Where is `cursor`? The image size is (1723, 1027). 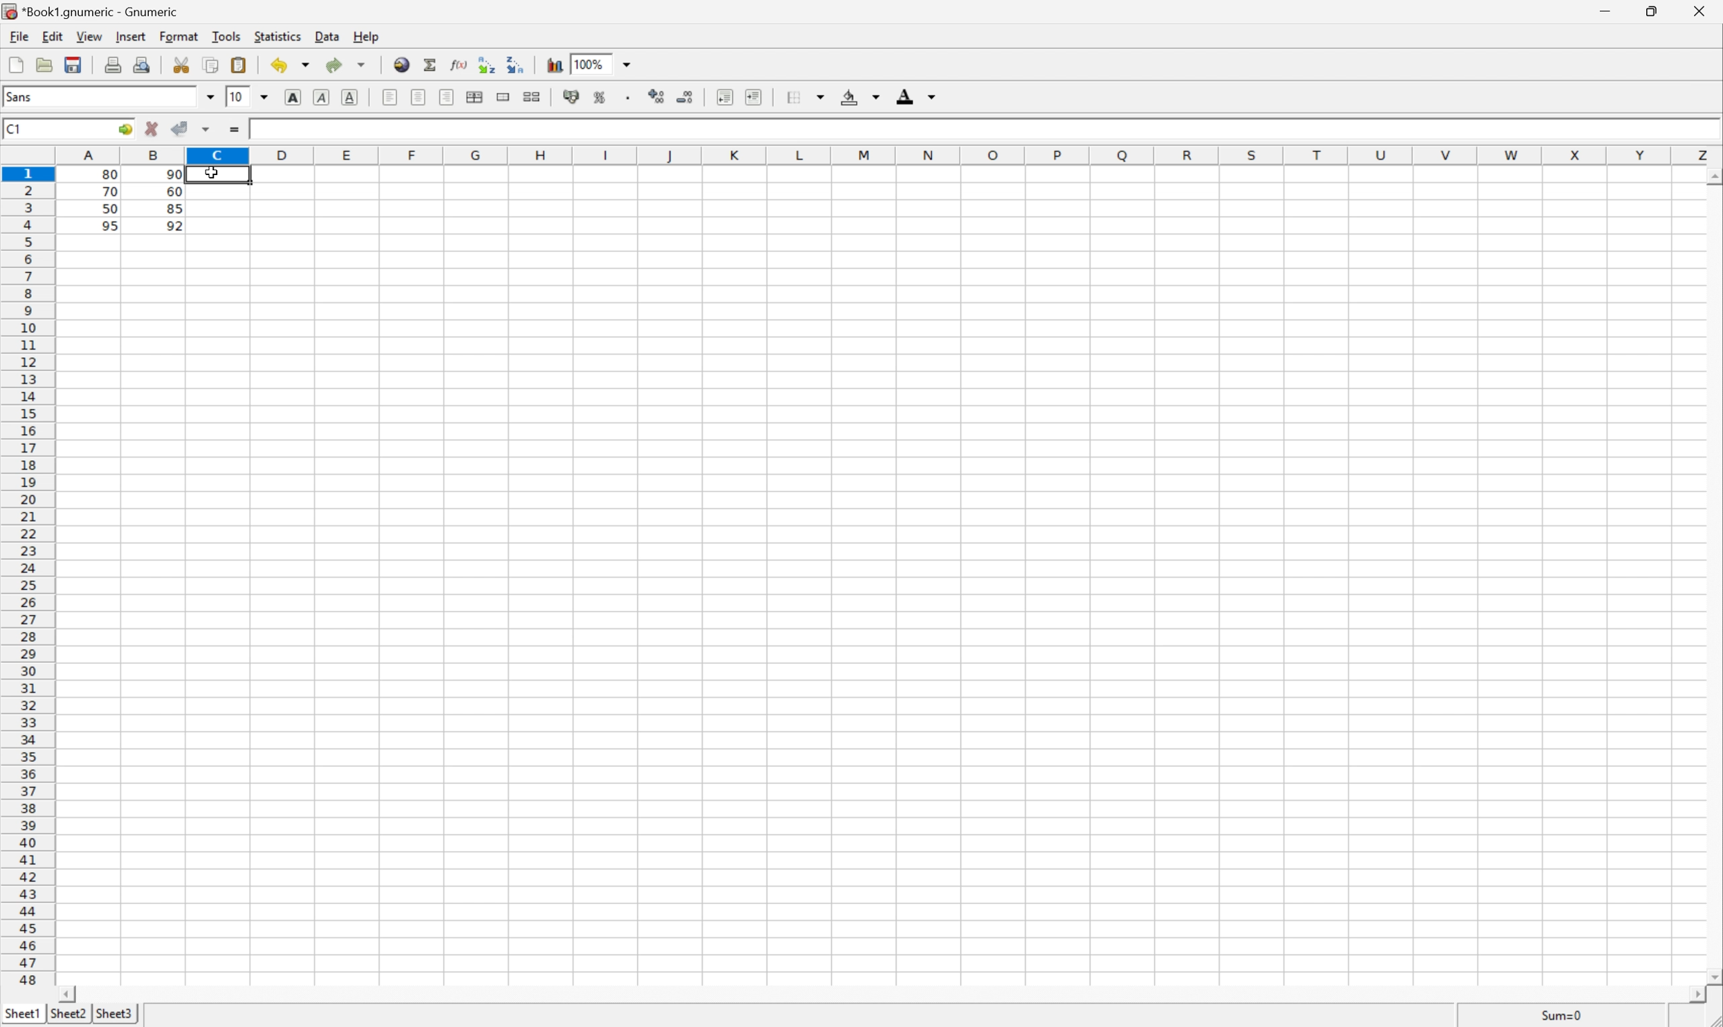
cursor is located at coordinates (212, 174).